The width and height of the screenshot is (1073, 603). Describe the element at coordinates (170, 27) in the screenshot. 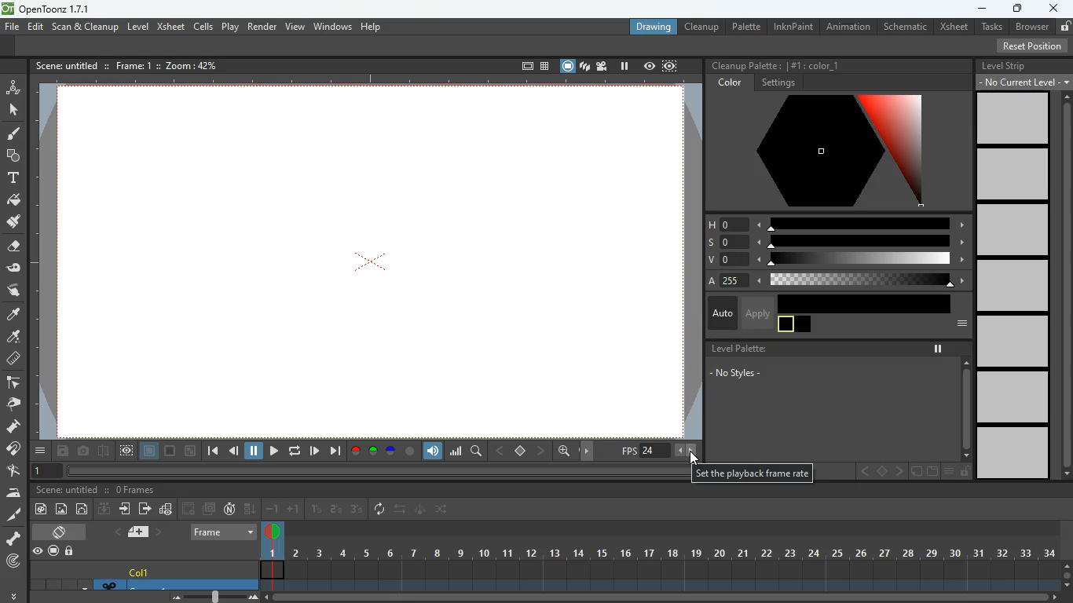

I see `xsheet` at that location.